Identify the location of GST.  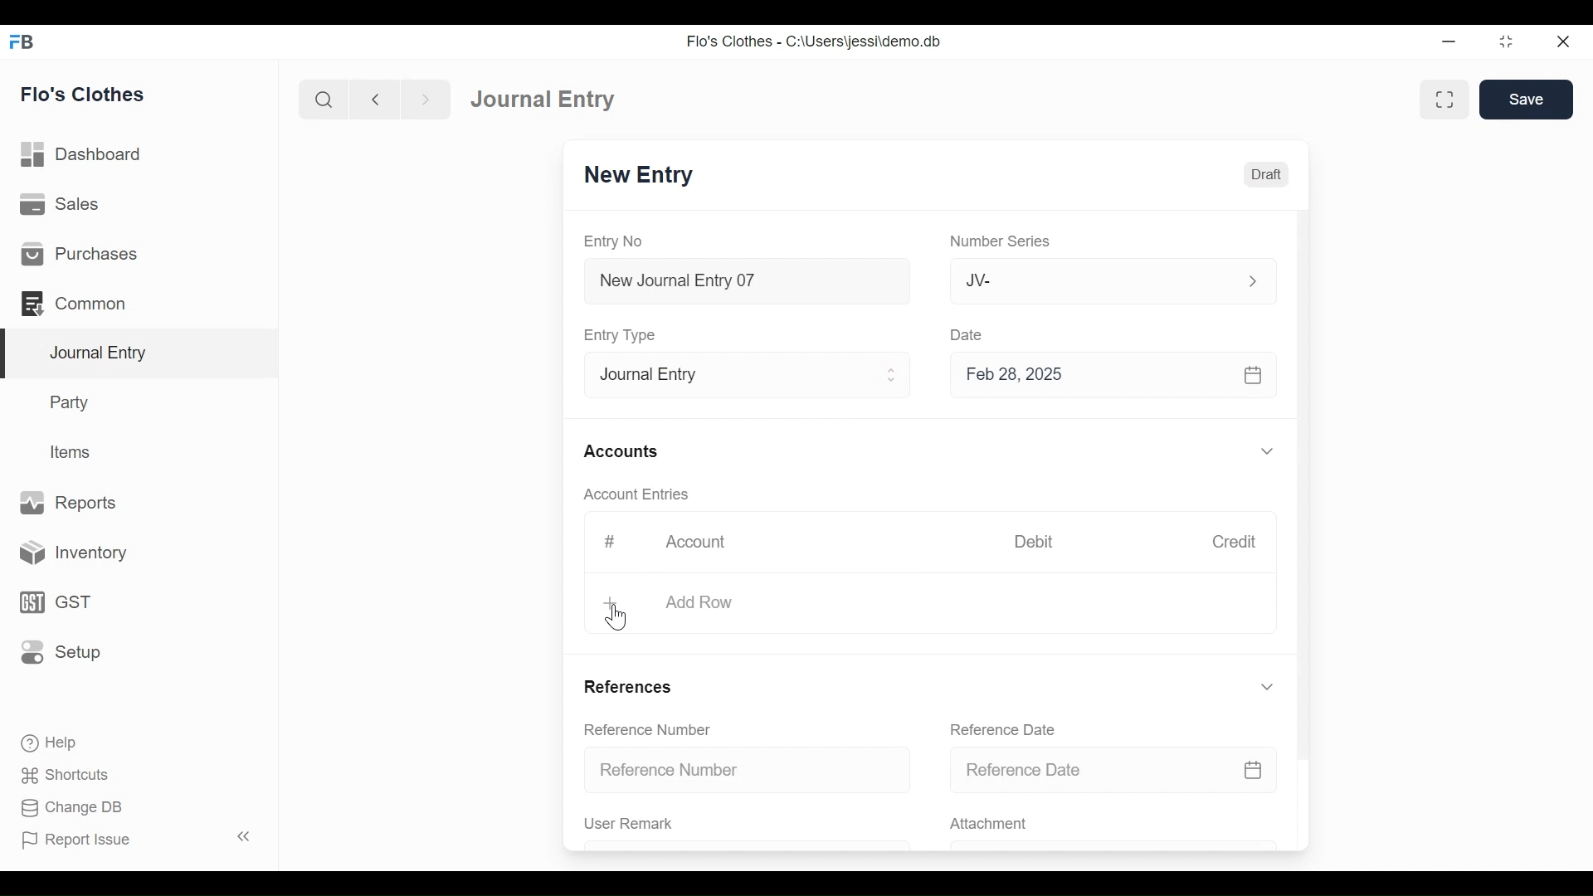
(53, 604).